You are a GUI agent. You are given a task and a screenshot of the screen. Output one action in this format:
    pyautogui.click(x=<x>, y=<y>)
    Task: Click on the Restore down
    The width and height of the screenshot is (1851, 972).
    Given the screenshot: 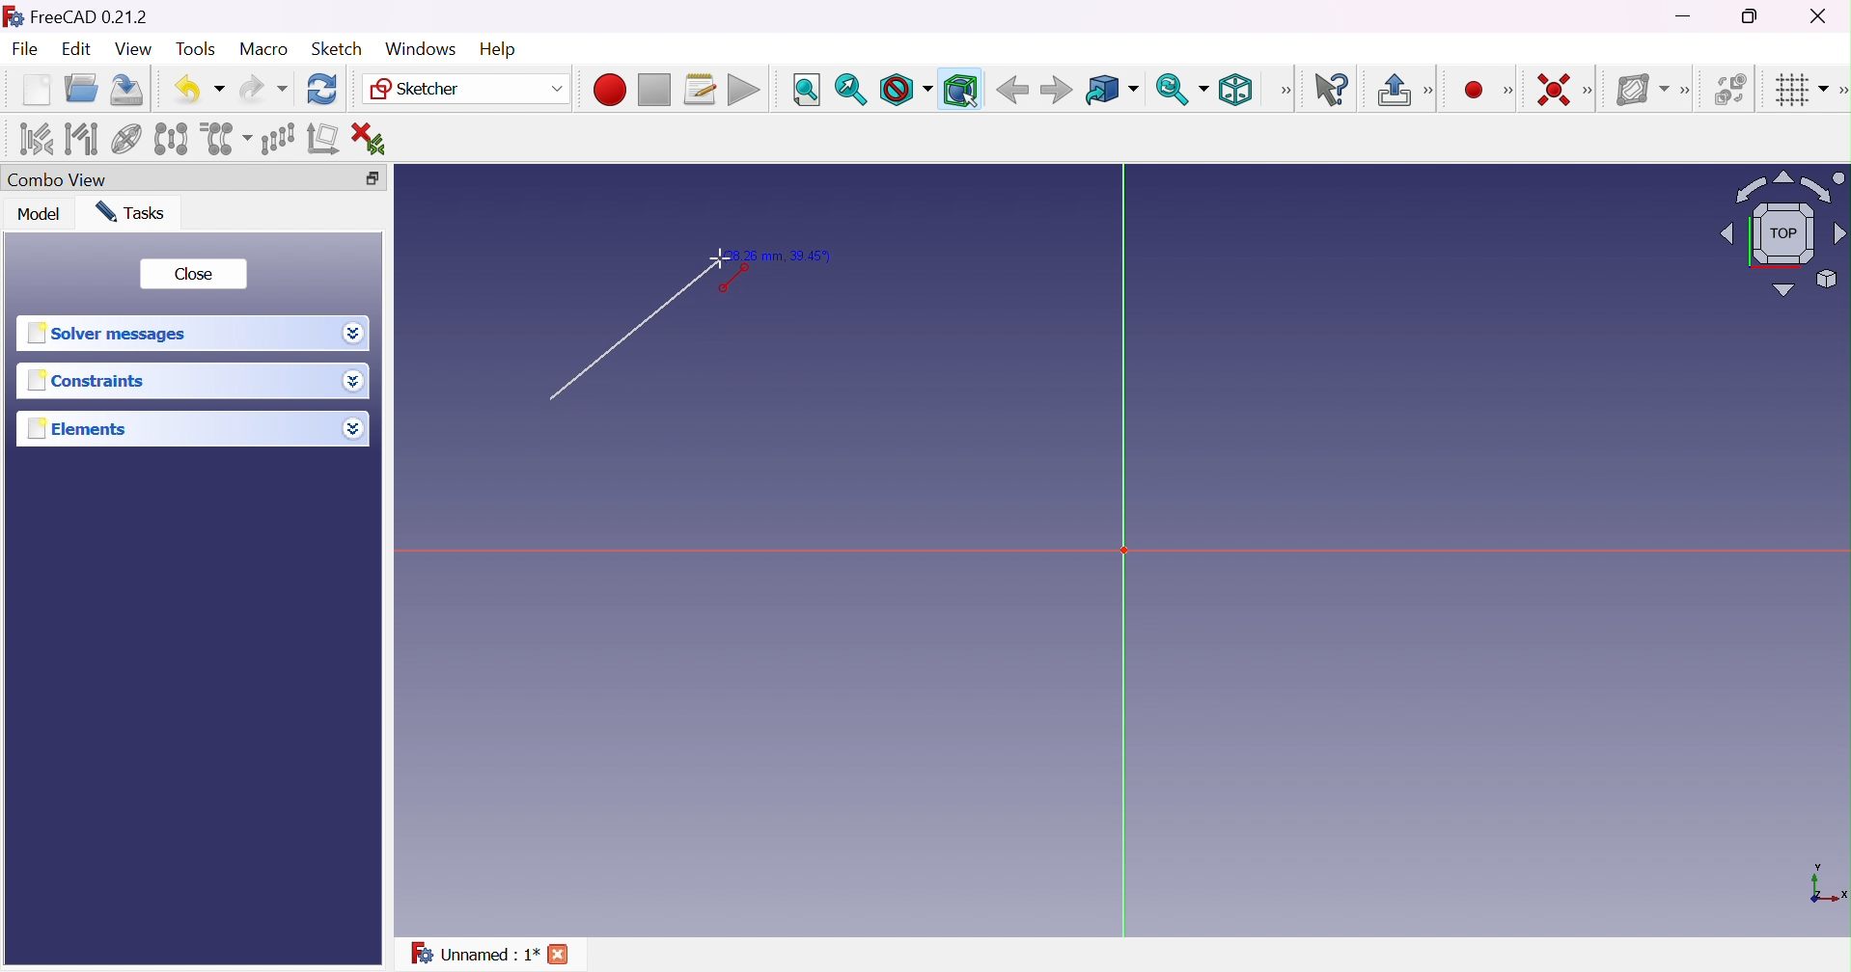 What is the action you would take?
    pyautogui.click(x=374, y=176)
    